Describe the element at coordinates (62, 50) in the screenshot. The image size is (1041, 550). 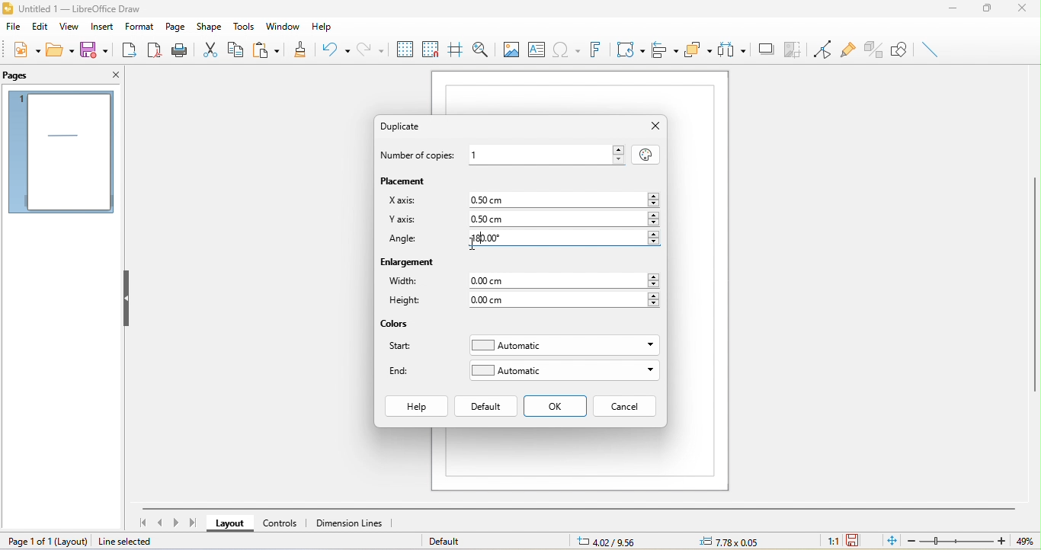
I see `open` at that location.